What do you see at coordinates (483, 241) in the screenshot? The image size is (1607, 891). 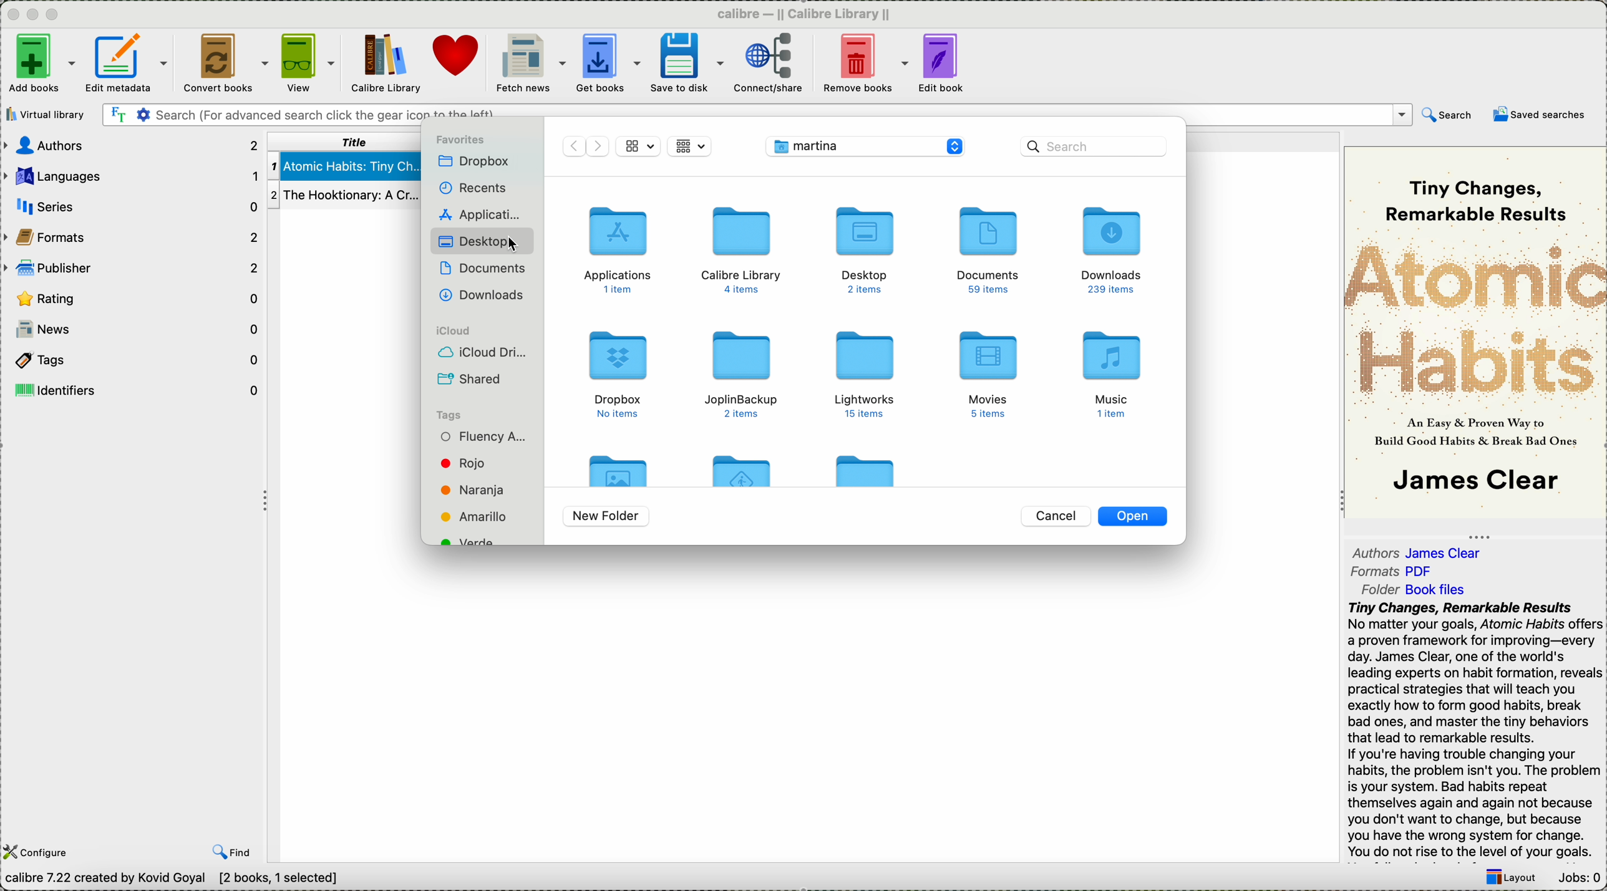 I see `click on desktop` at bounding box center [483, 241].